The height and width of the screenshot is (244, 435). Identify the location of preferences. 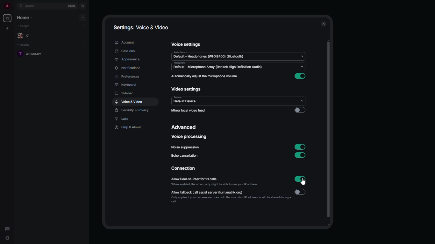
(127, 76).